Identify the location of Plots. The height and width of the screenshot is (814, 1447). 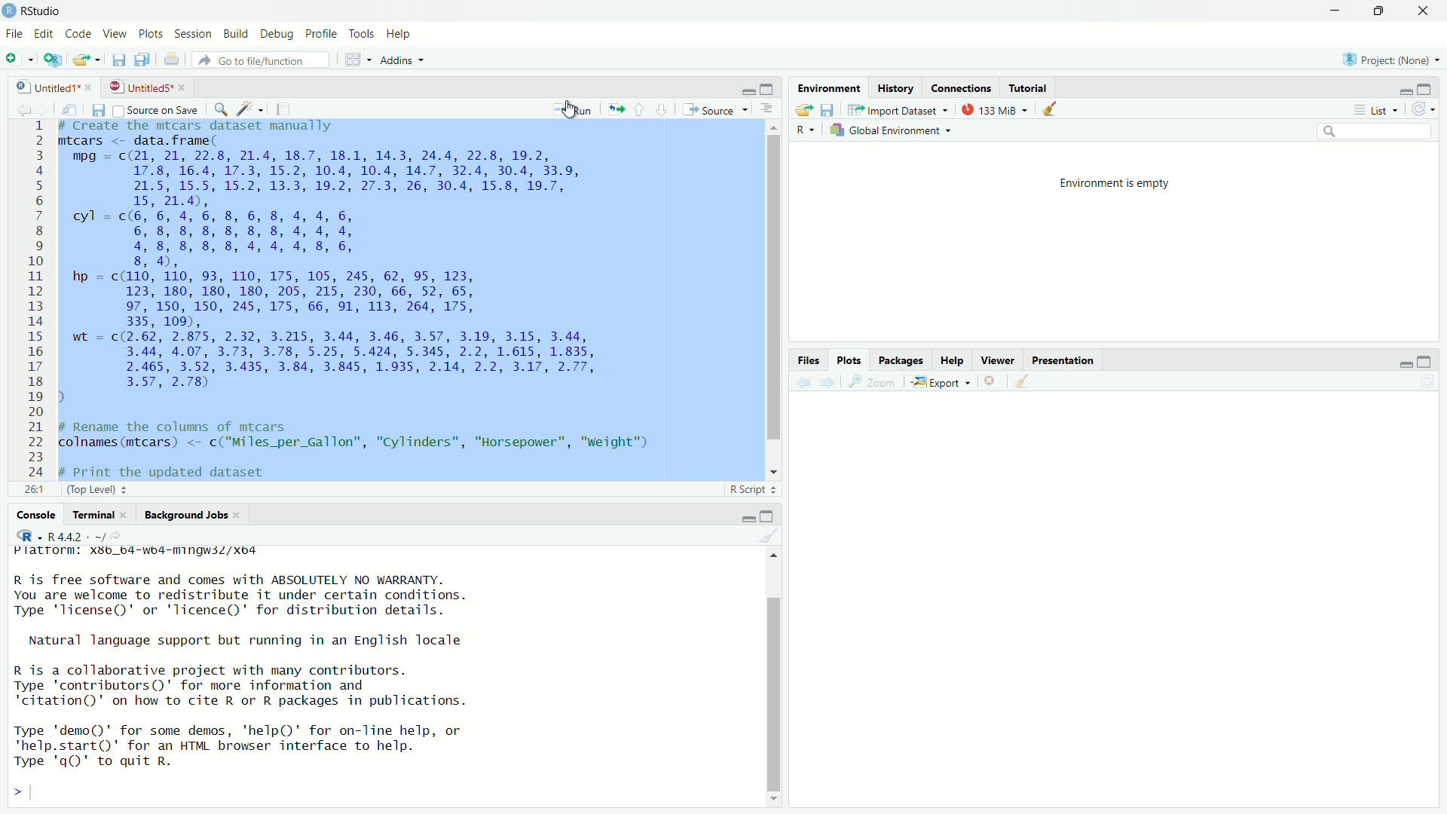
(850, 360).